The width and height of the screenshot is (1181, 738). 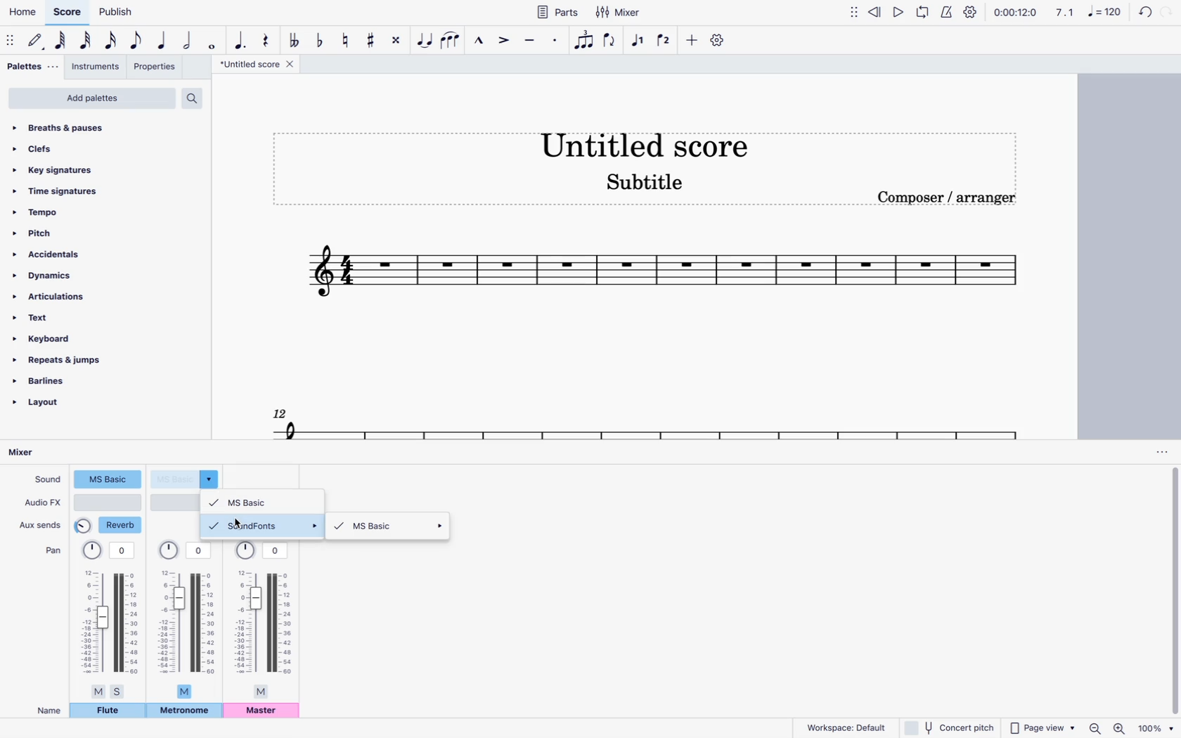 I want to click on add palettes, so click(x=91, y=98).